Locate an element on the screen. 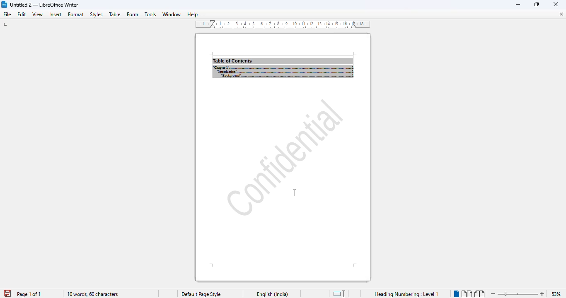  single-page view is located at coordinates (456, 294).